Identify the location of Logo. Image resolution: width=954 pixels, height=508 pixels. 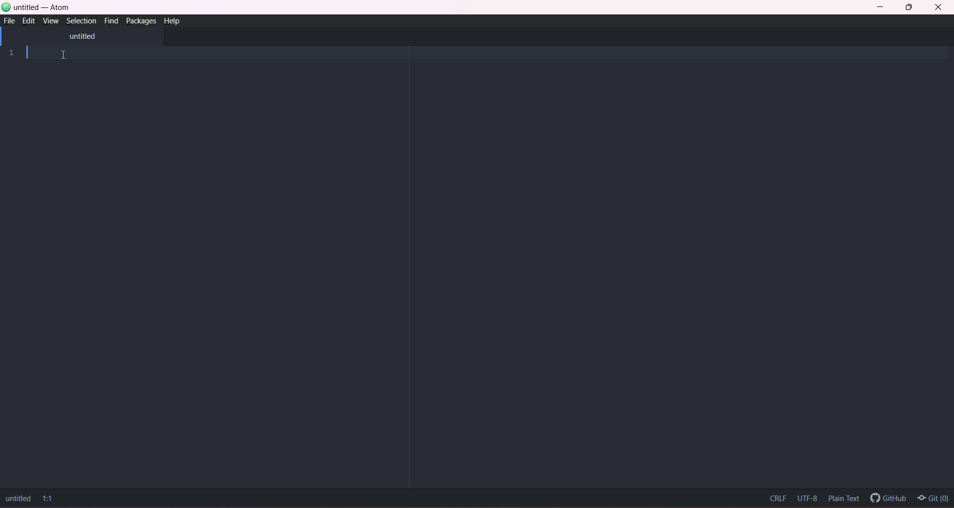
(6, 7).